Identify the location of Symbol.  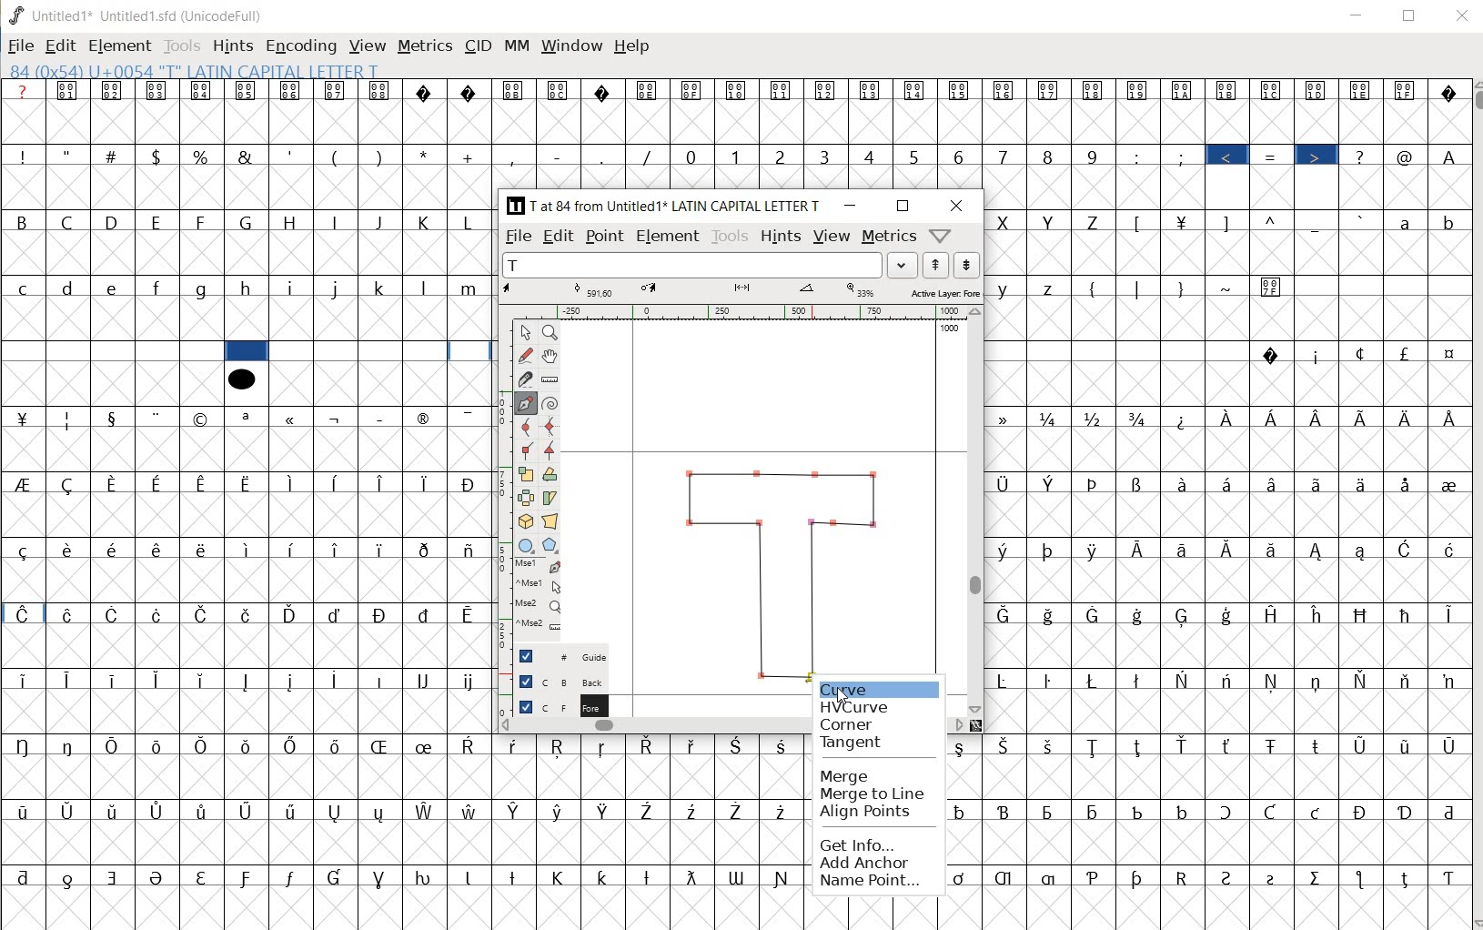
(1138, 484).